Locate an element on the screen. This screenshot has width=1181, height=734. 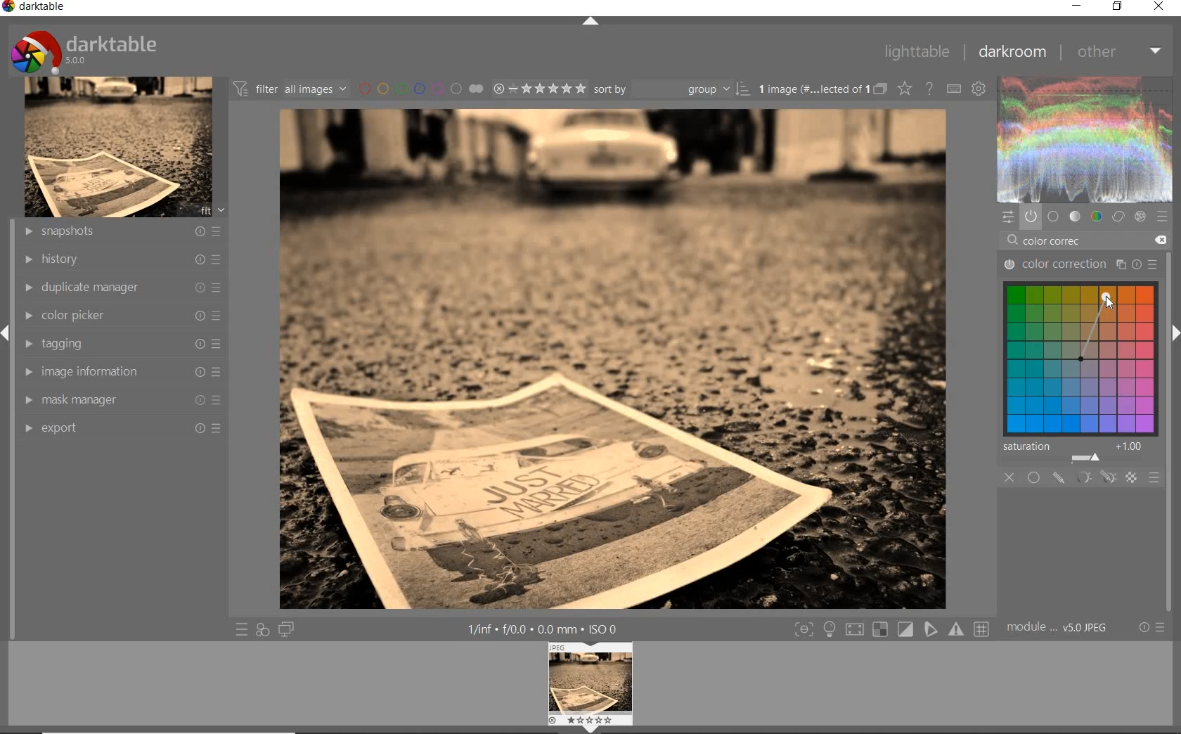
close is located at coordinates (1009, 477).